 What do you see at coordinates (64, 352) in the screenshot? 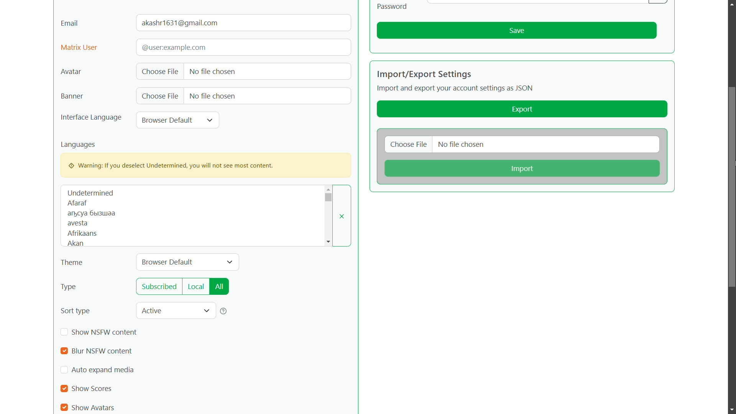
I see `checkbox` at bounding box center [64, 352].